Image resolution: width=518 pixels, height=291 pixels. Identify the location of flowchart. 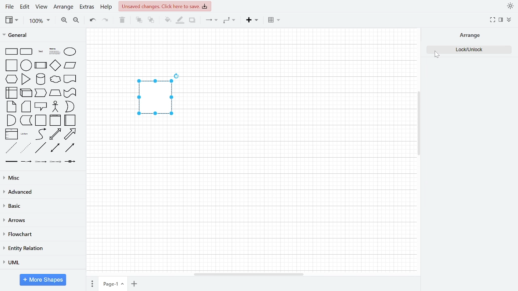
(40, 234).